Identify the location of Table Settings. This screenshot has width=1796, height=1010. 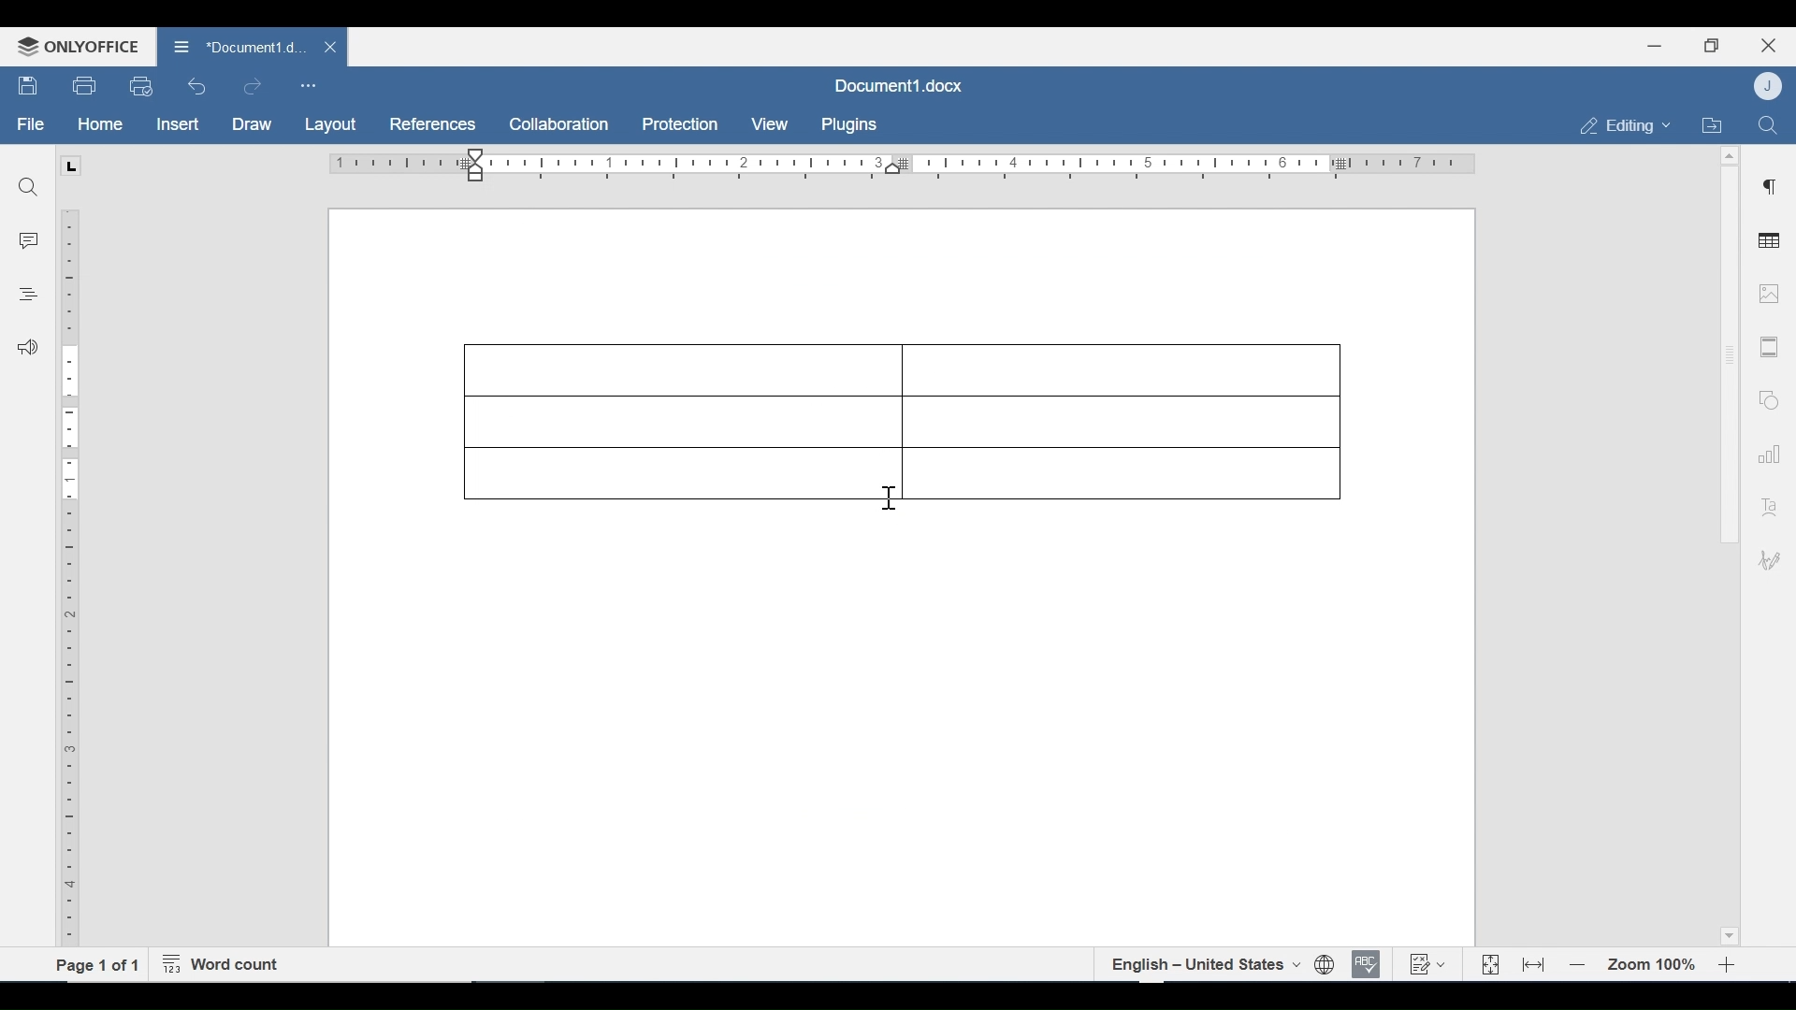
(1770, 242).